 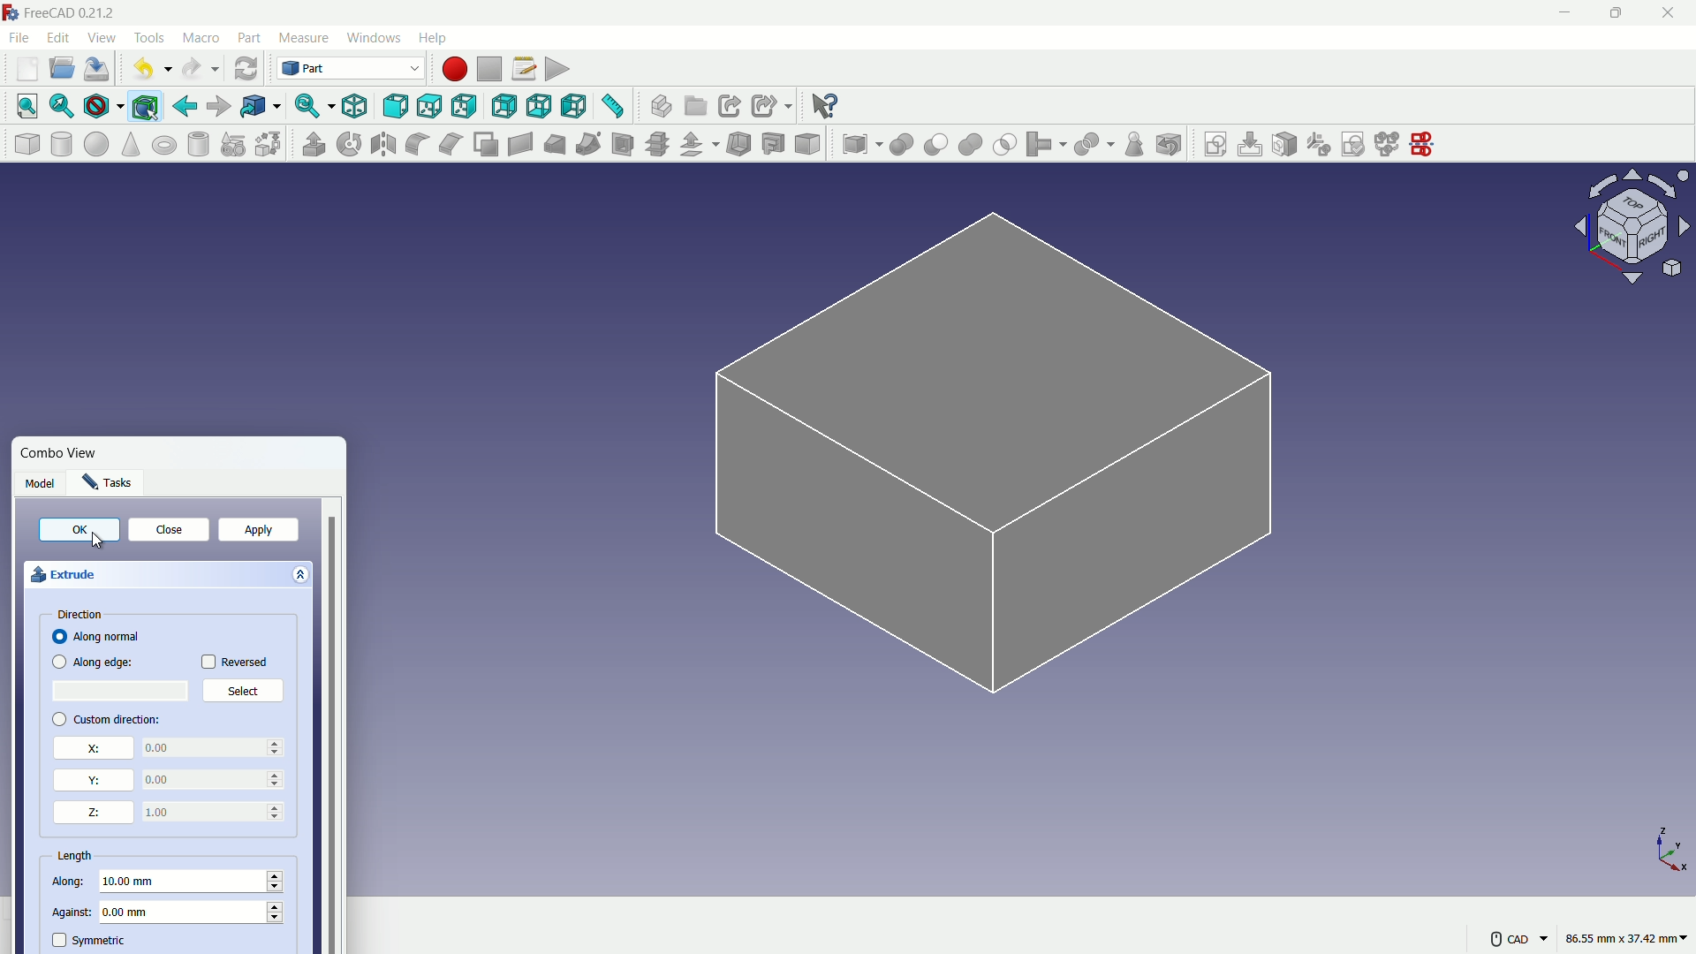 I want to click on macro settings, so click(x=524, y=69).